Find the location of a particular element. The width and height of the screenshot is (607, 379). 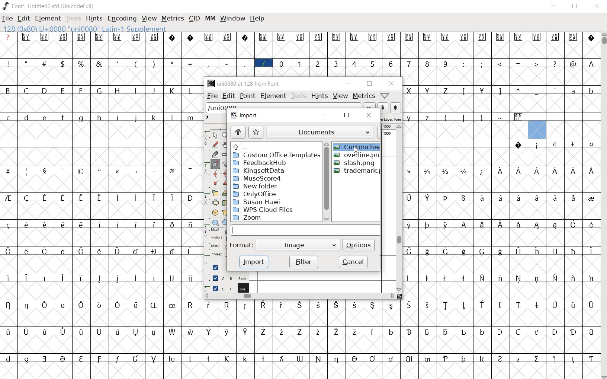

glyph is located at coordinates (154, 251).